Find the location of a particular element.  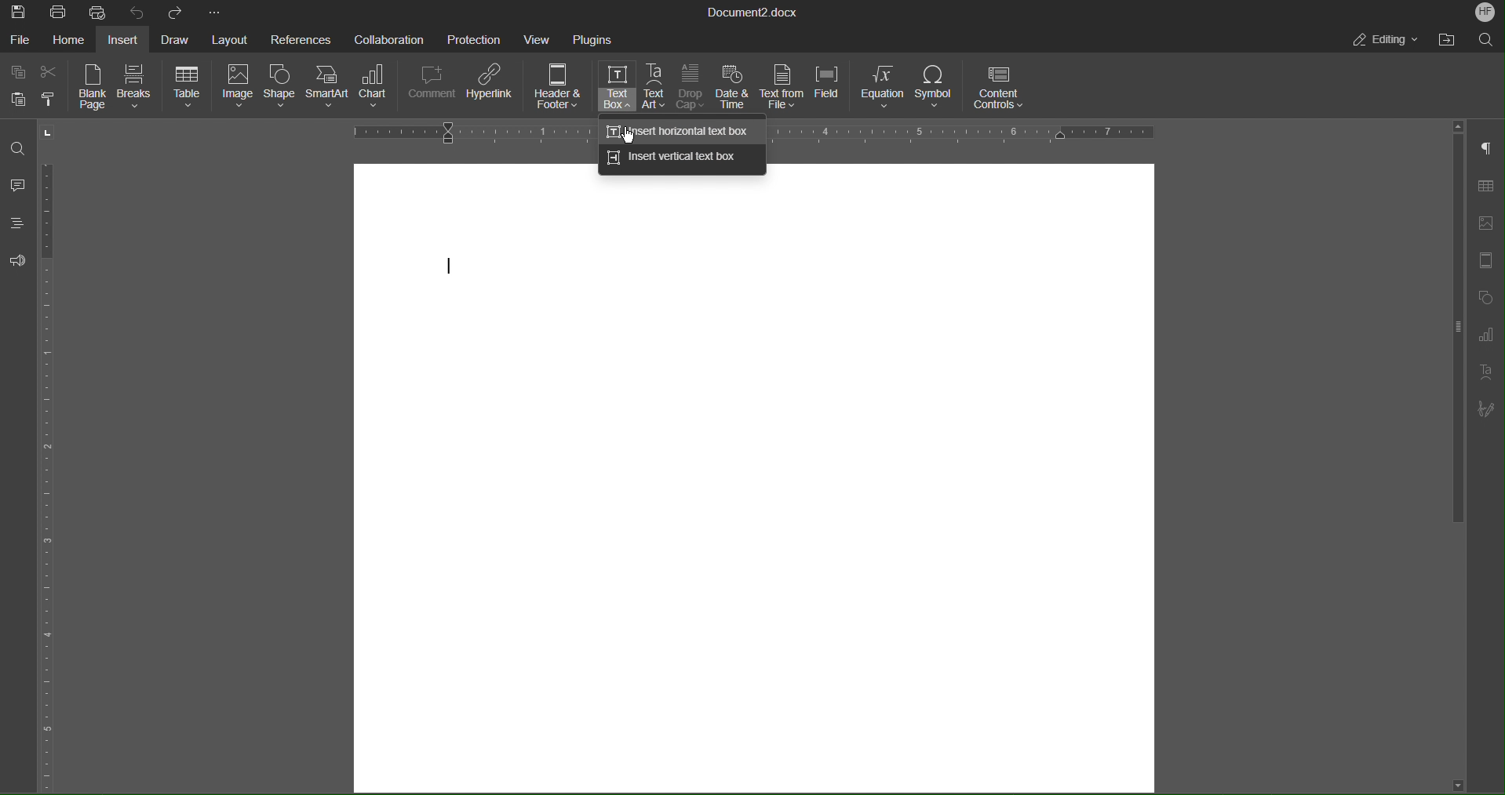

Insert Image is located at coordinates (1483, 223).